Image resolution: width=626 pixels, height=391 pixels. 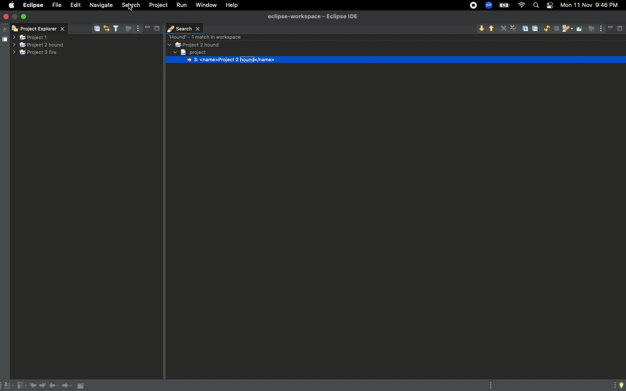 I want to click on filter, so click(x=116, y=28).